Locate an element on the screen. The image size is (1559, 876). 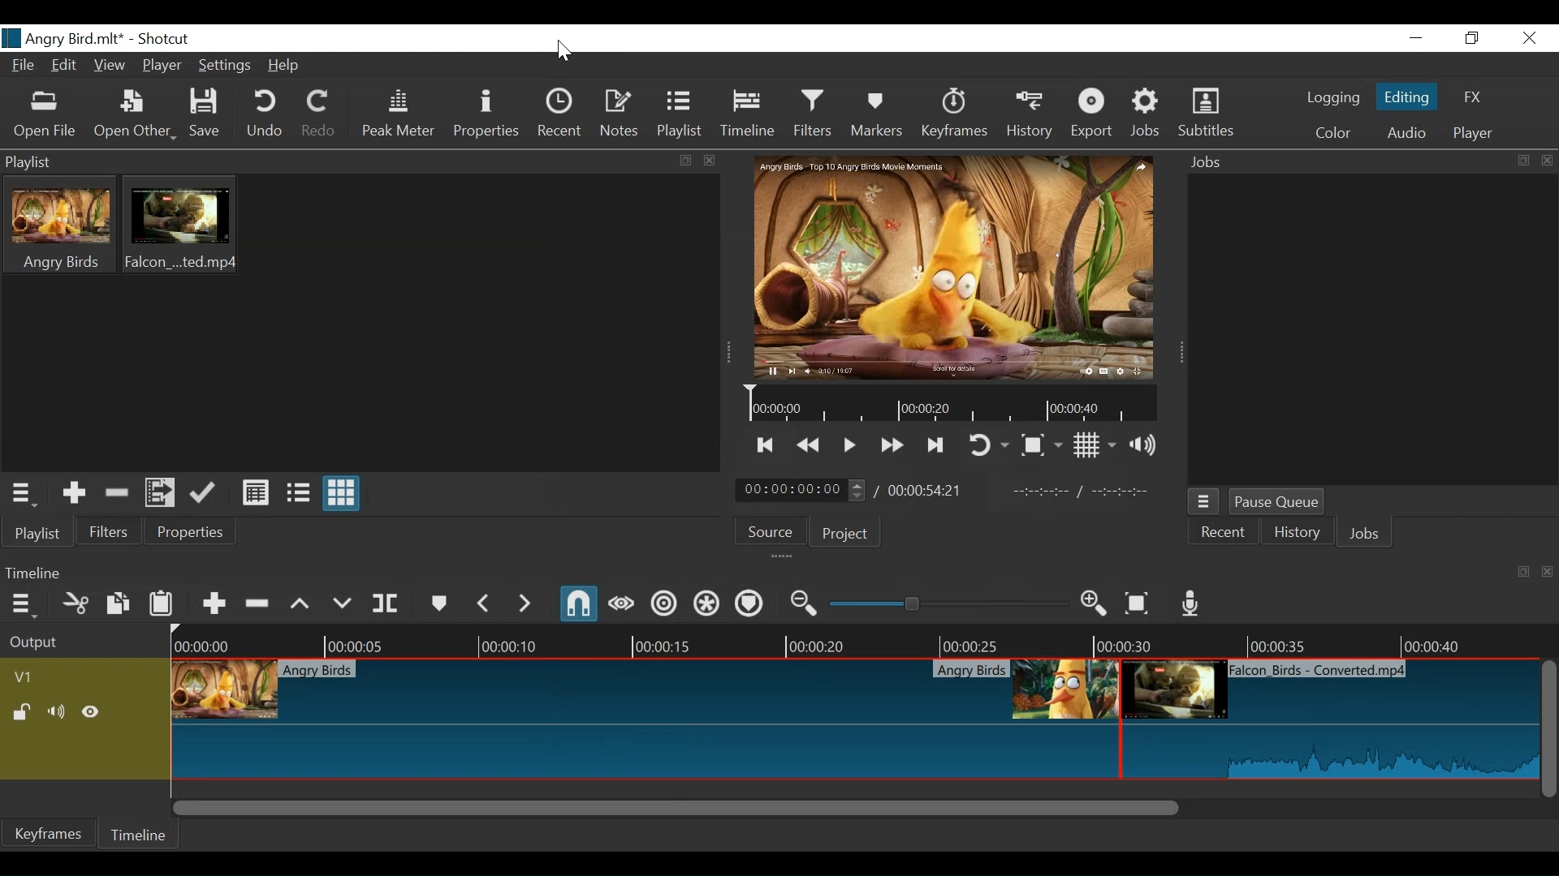
Open Other is located at coordinates (136, 116).